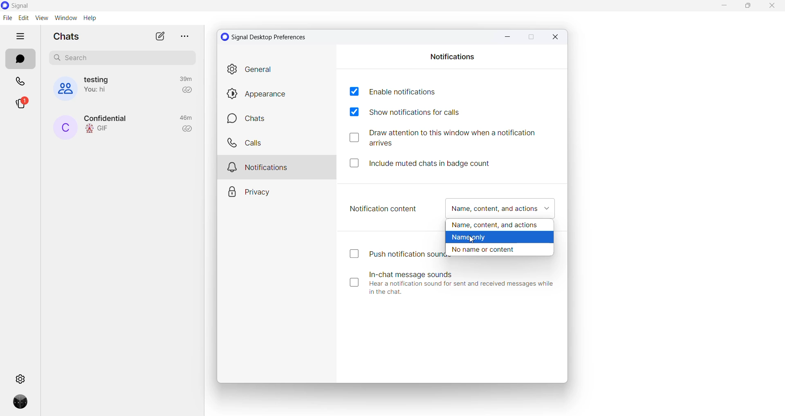 This screenshot has height=416, width=785. What do you see at coordinates (183, 36) in the screenshot?
I see `more options` at bounding box center [183, 36].